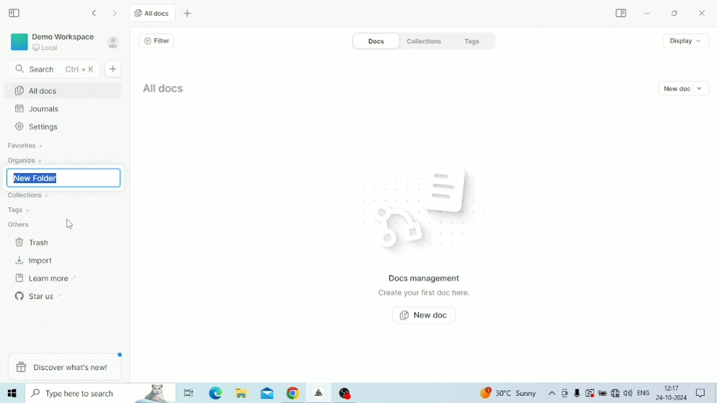  What do you see at coordinates (96, 13) in the screenshot?
I see `Go back` at bounding box center [96, 13].